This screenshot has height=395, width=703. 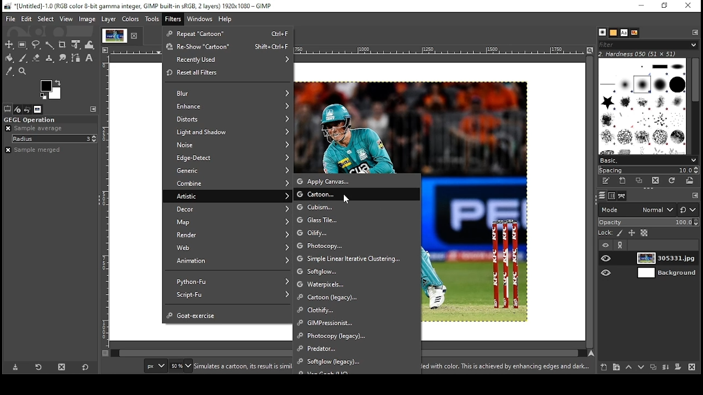 What do you see at coordinates (9, 44) in the screenshot?
I see `select tool` at bounding box center [9, 44].